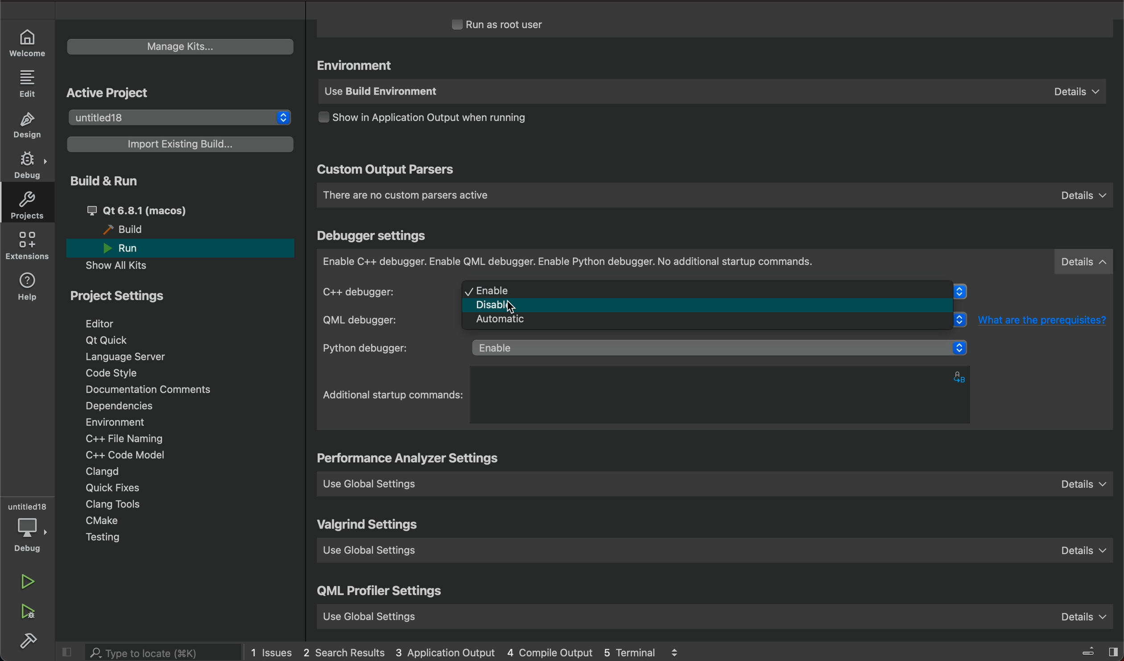  What do you see at coordinates (28, 42) in the screenshot?
I see `WELCOME` at bounding box center [28, 42].